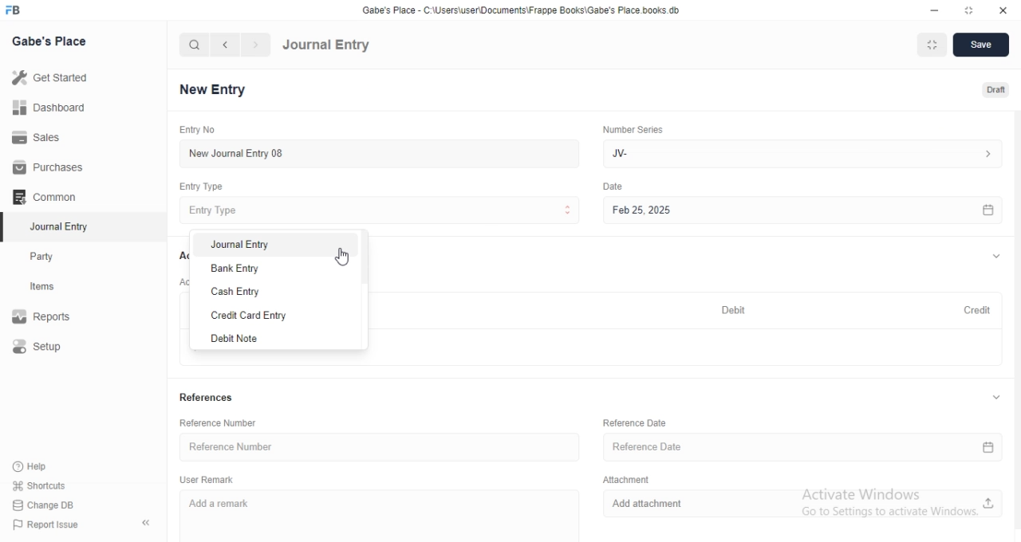  I want to click on Fit to Window, so click(933, 45).